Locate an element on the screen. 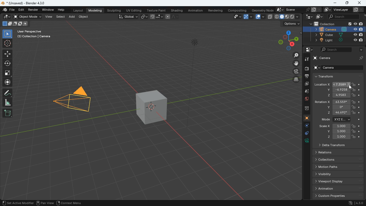 This screenshot has height=206, width=366. rotation x is located at coordinates (338, 102).